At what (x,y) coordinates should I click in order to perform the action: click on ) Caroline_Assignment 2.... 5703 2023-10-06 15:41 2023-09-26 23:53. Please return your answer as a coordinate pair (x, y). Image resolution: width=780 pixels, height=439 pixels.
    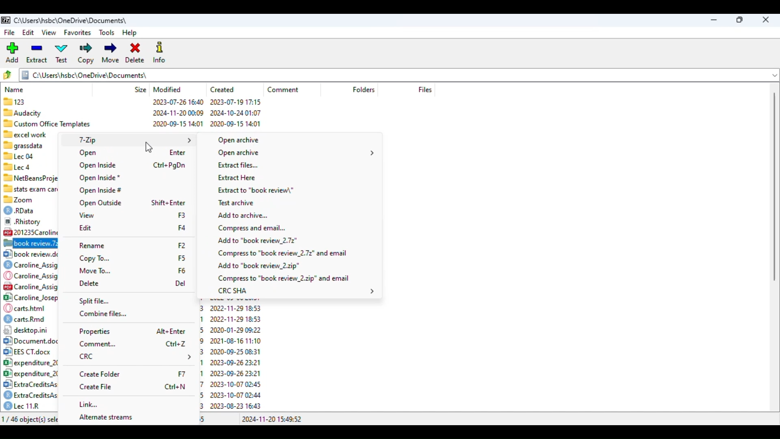
    Looking at the image, I should click on (30, 265).